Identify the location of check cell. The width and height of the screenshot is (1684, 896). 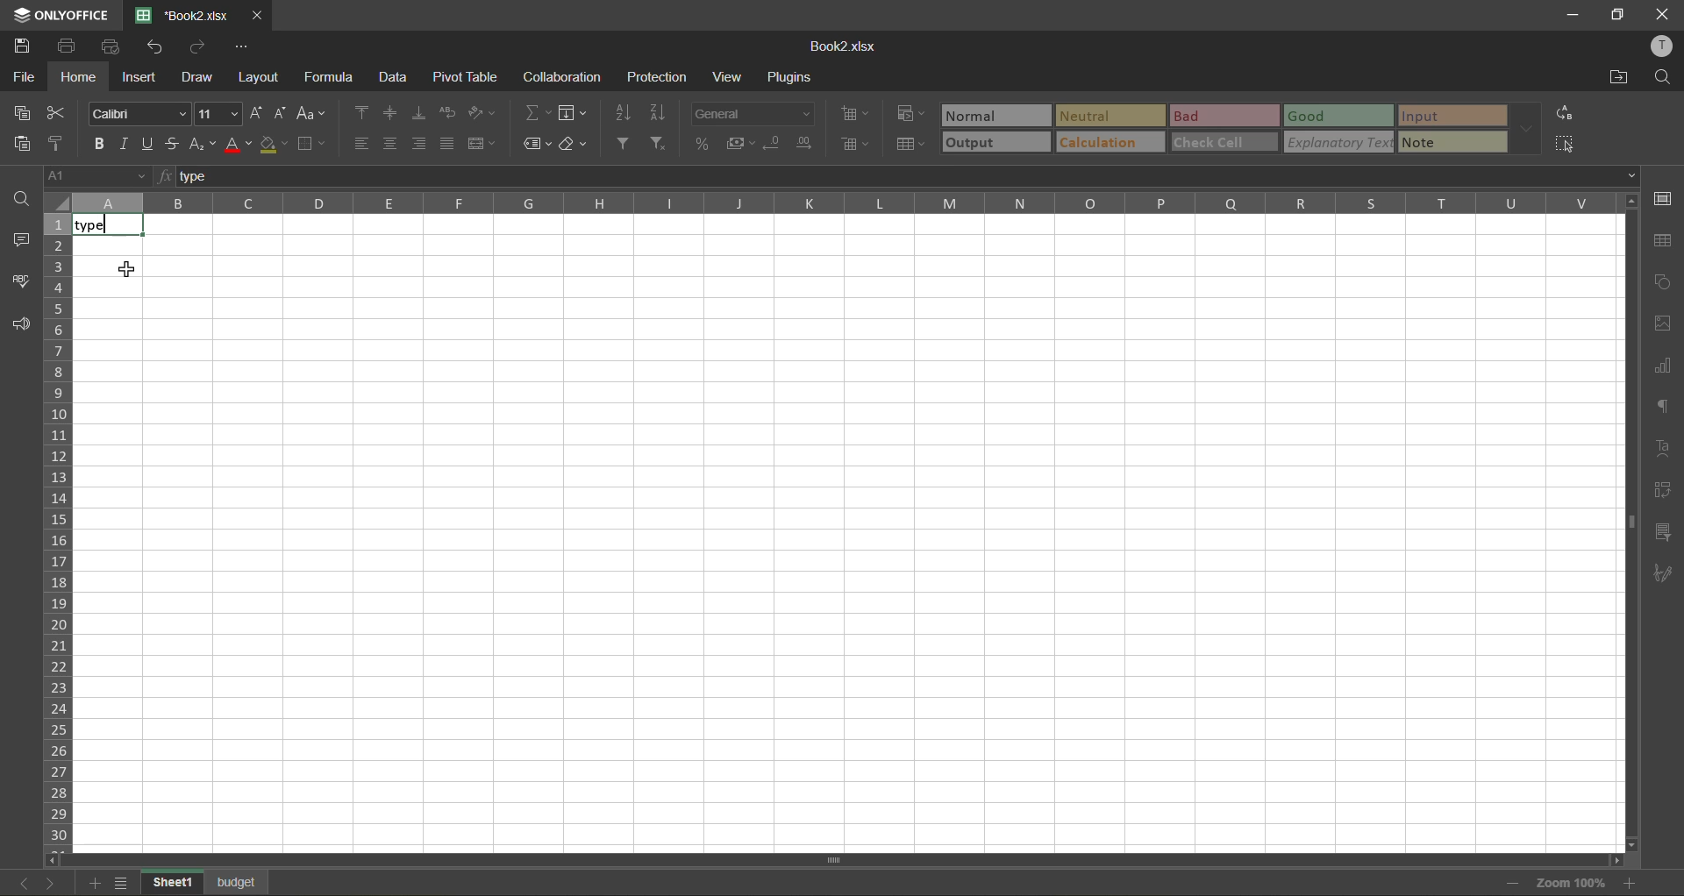
(1223, 140).